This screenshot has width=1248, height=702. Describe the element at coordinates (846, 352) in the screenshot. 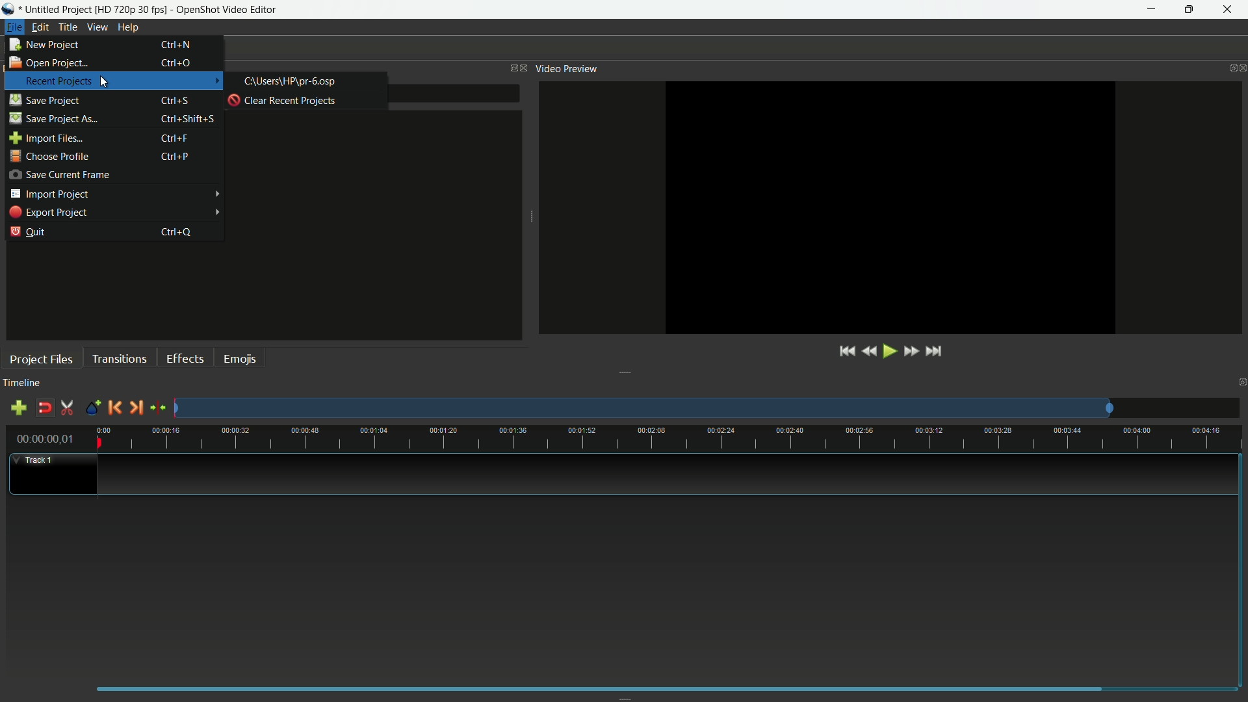

I see `jump to start` at that location.